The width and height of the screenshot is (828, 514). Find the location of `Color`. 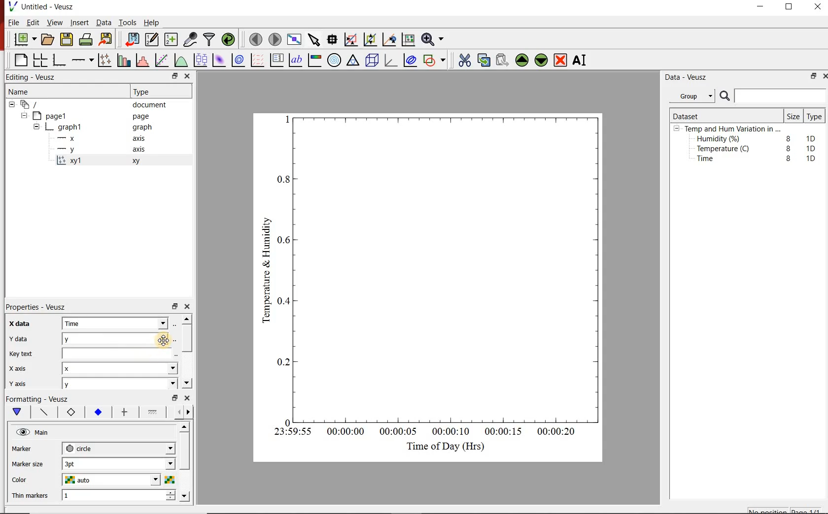

Color is located at coordinates (31, 480).